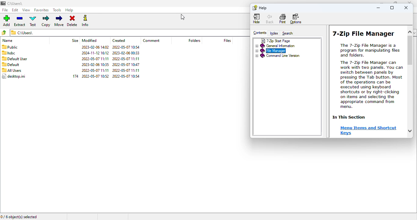  Describe the element at coordinates (382, 3) in the screenshot. I see `minimize` at that location.